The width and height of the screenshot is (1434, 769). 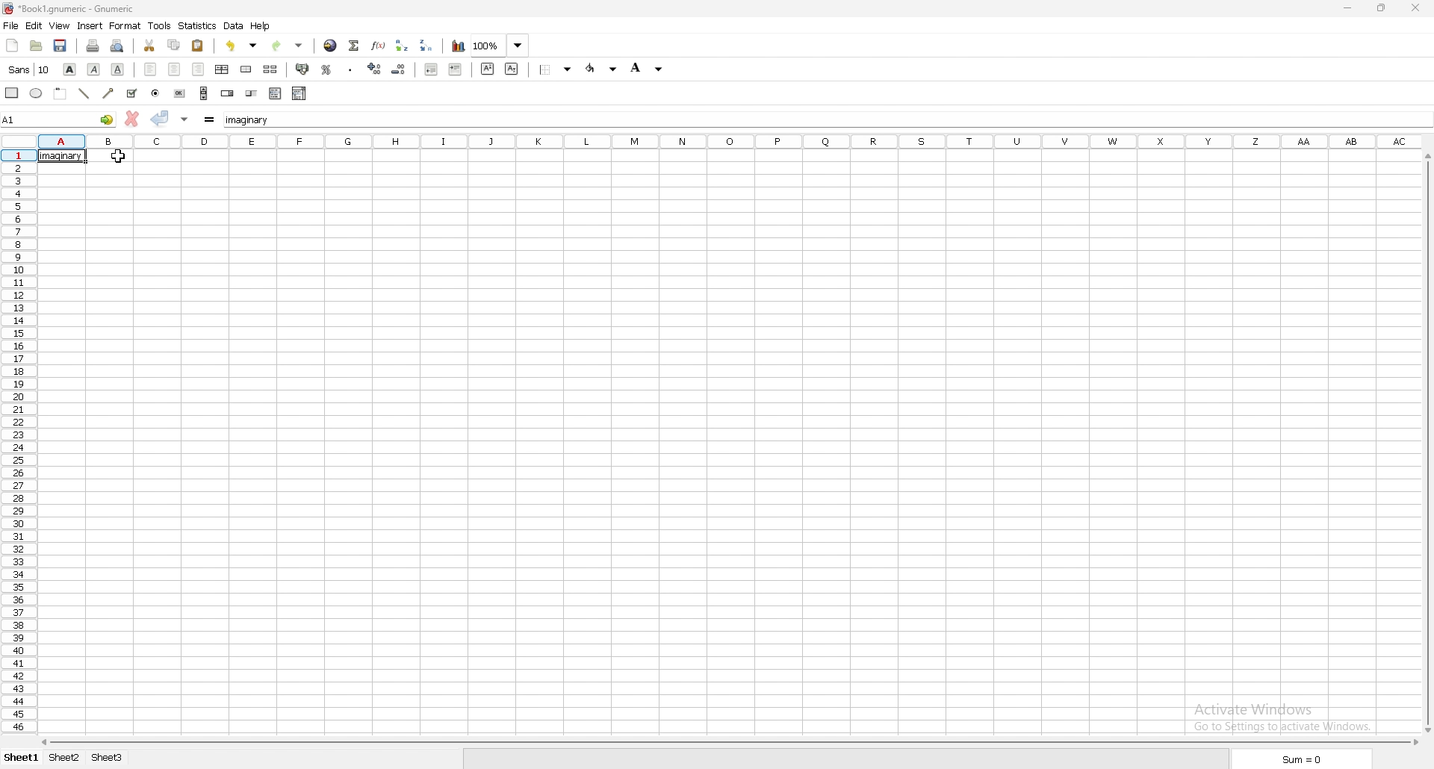 What do you see at coordinates (276, 94) in the screenshot?
I see `list` at bounding box center [276, 94].